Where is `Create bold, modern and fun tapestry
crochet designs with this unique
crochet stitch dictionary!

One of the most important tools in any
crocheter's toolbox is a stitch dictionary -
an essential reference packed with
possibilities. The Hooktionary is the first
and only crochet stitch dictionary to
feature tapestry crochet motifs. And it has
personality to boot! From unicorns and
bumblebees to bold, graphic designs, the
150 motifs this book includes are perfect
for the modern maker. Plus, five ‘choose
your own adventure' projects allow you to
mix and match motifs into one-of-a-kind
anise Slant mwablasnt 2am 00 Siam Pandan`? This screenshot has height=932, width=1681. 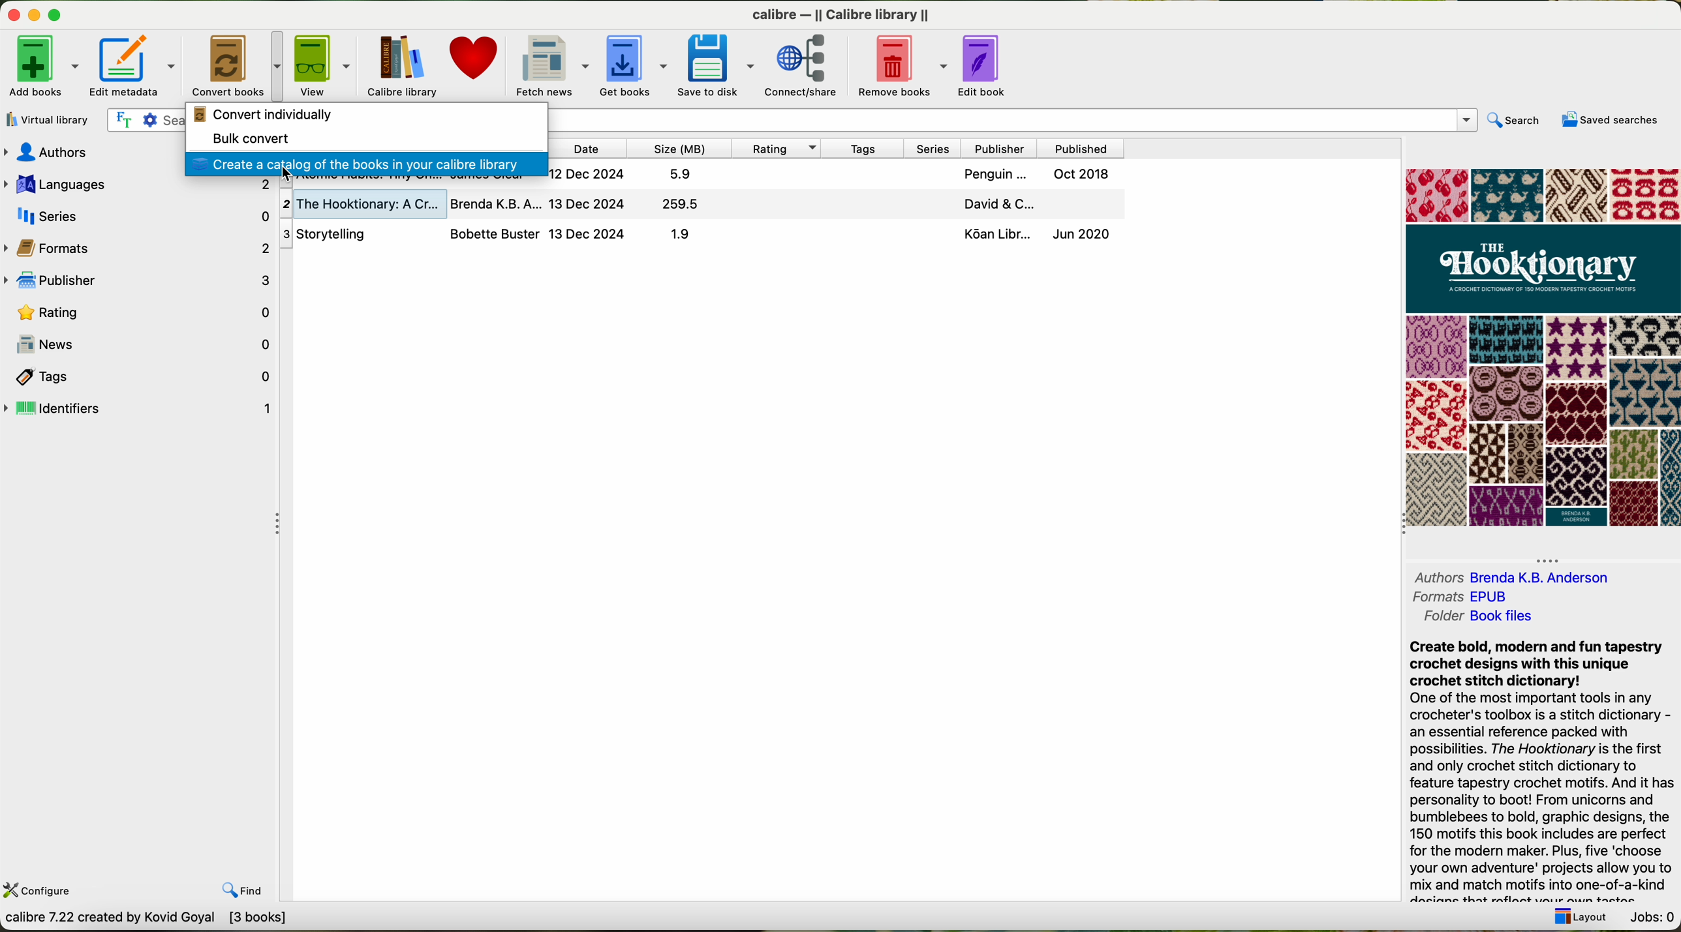
Create bold, modern and fun tapestry
crochet designs with this unique
crochet stitch dictionary!

One of the most important tools in any
crocheter's toolbox is a stitch dictionary -
an essential reference packed with
possibilities. The Hooktionary is the first
and only crochet stitch dictionary to
feature tapestry crochet motifs. And it has
personality to boot! From unicorns and
bumblebees to bold, graphic designs, the
150 motifs this book includes are perfect
for the modern maker. Plus, five ‘choose
your own adventure' projects allow you to
mix and match motifs into one-of-a-kind
anise Slant mwablasnt 2am 00 Siam Pandan is located at coordinates (1532, 768).